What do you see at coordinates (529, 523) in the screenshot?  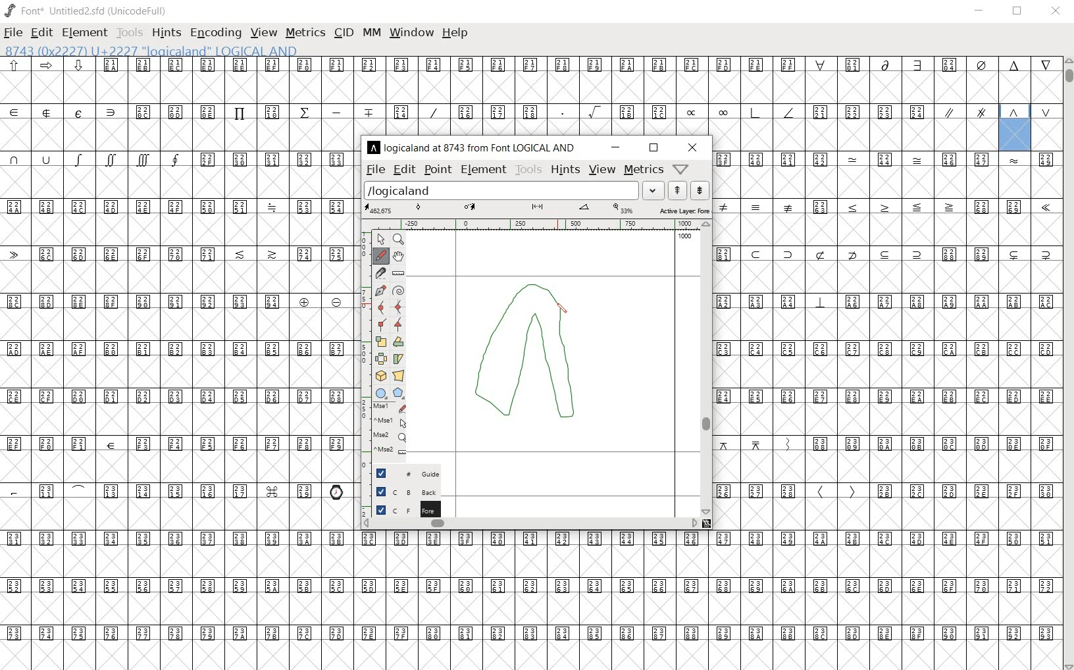 I see `scrollbar` at bounding box center [529, 523].